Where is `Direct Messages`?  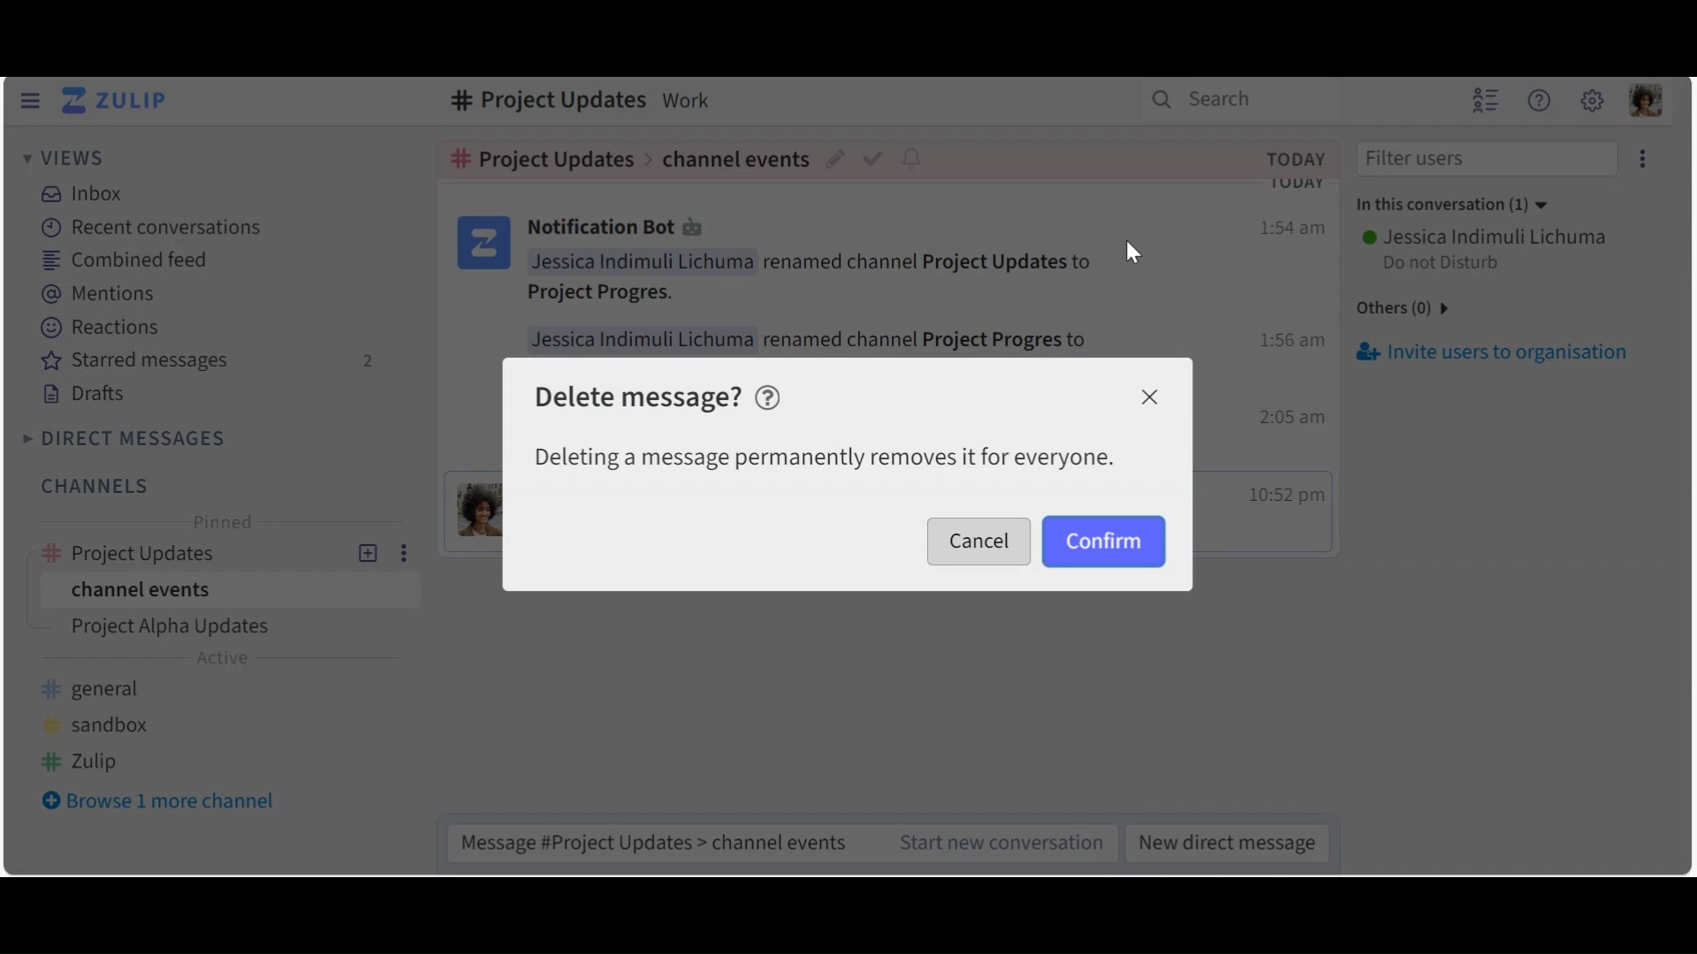
Direct Messages is located at coordinates (128, 437).